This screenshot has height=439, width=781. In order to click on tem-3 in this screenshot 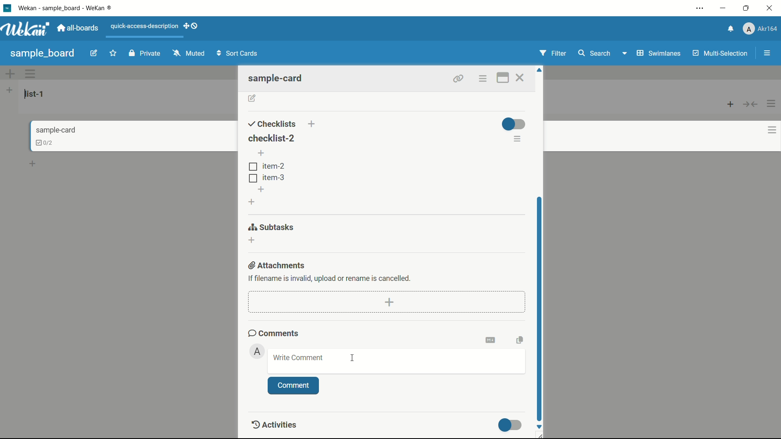, I will do `click(266, 177)`.